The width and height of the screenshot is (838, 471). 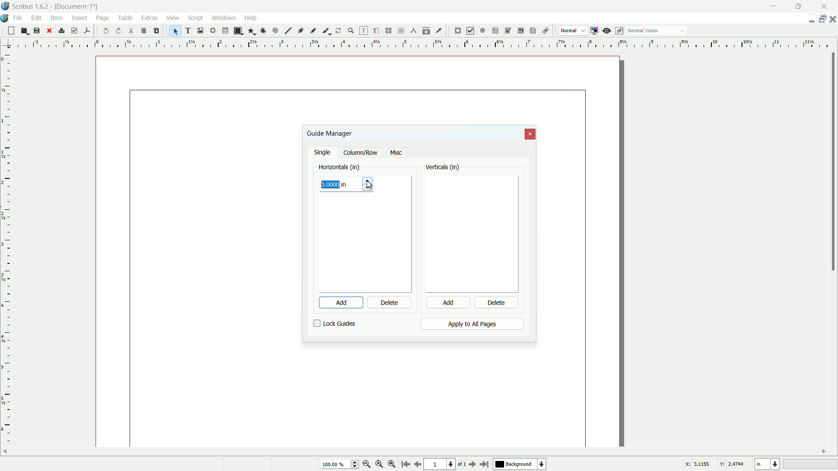 What do you see at coordinates (595, 31) in the screenshot?
I see `toggle color management system` at bounding box center [595, 31].